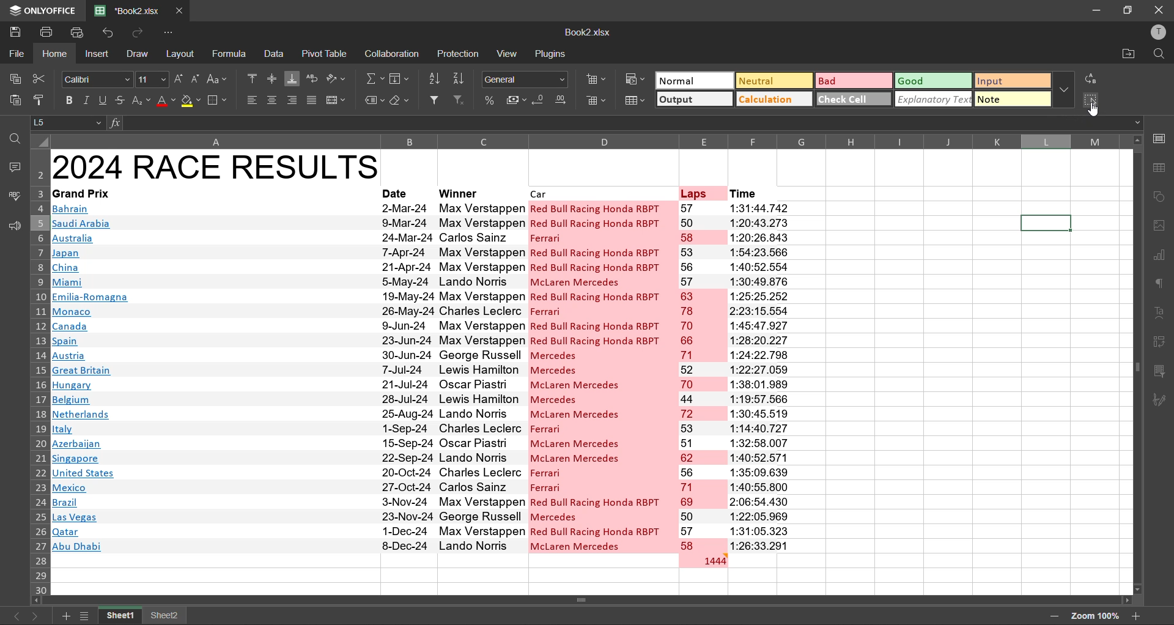 The height and width of the screenshot is (625, 1174). I want to click on layout, so click(183, 54).